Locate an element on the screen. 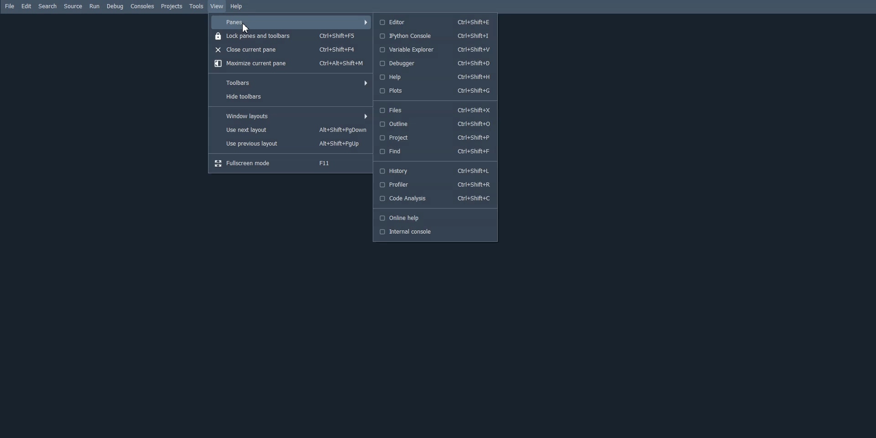  Online help is located at coordinates (435, 218).